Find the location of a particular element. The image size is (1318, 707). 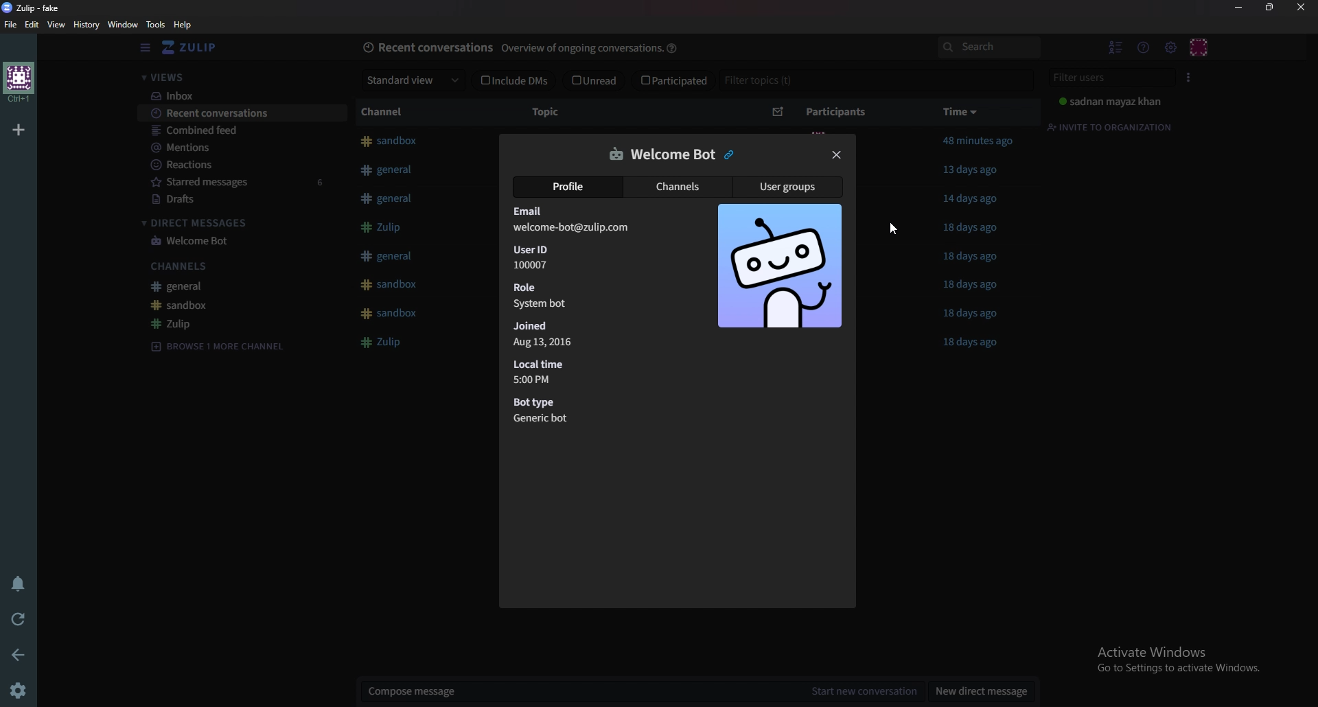

user ID 100007 is located at coordinates (548, 258).